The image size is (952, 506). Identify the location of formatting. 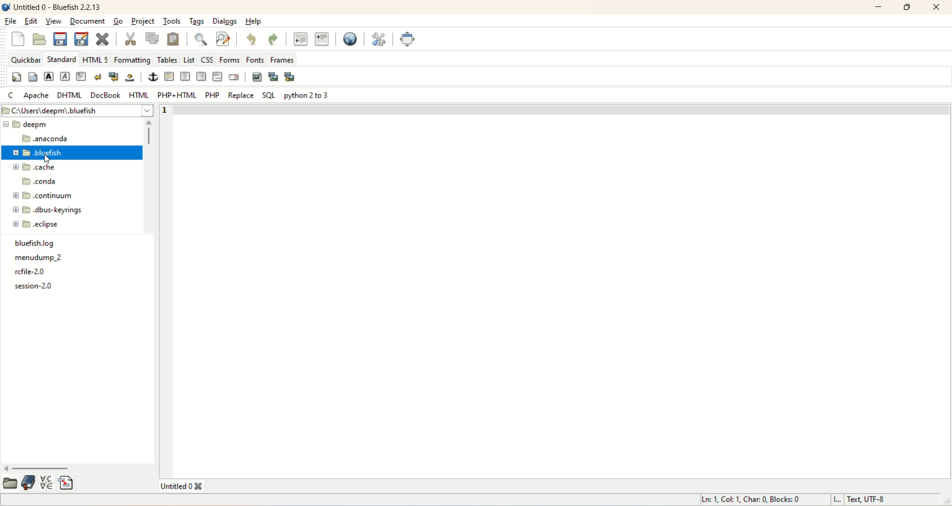
(133, 60).